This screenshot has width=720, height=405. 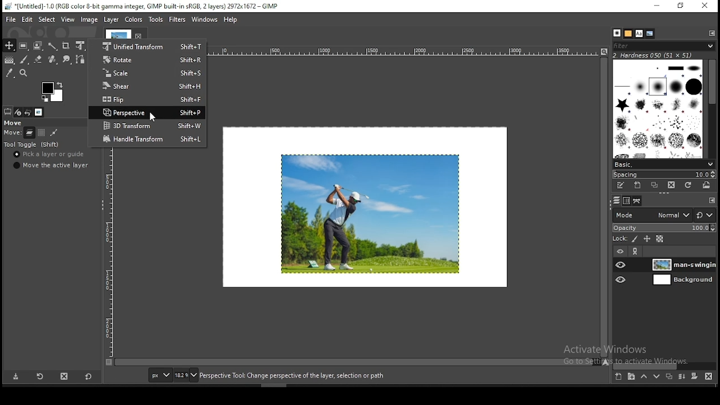 I want to click on save tool preset, so click(x=16, y=377).